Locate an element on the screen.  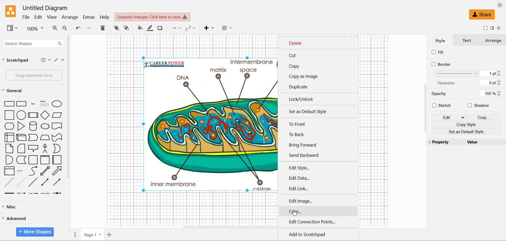
Data Storage is located at coordinates (21, 160).